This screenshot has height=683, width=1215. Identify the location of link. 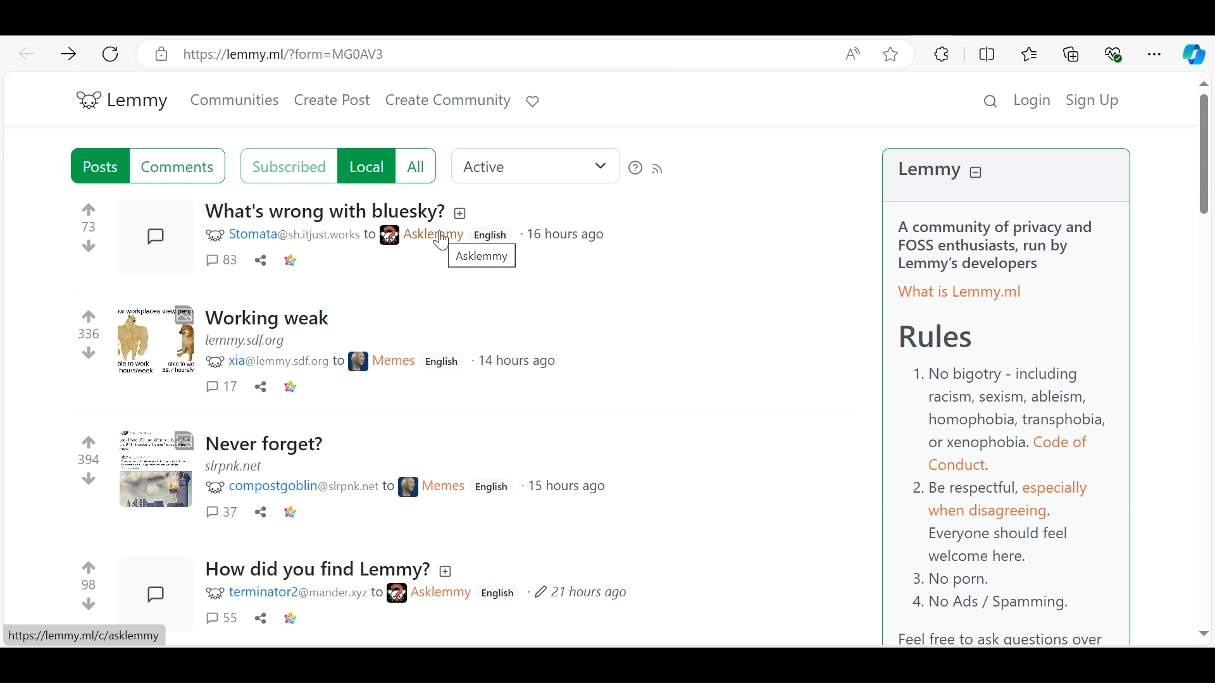
(245, 341).